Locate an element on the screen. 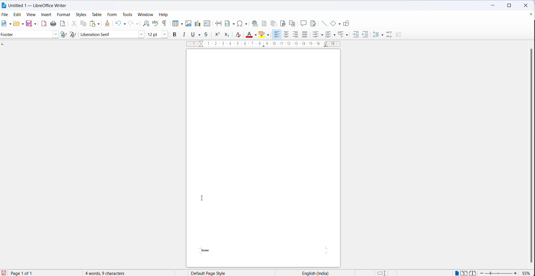 Image resolution: width=535 pixels, height=276 pixels. basic shapes is located at coordinates (333, 24).